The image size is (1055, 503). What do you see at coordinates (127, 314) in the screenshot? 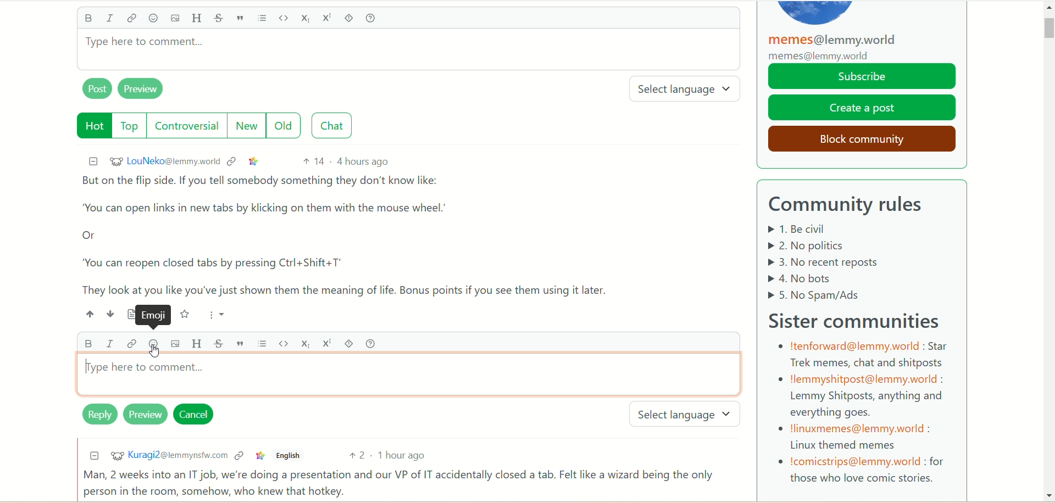
I see `source` at bounding box center [127, 314].